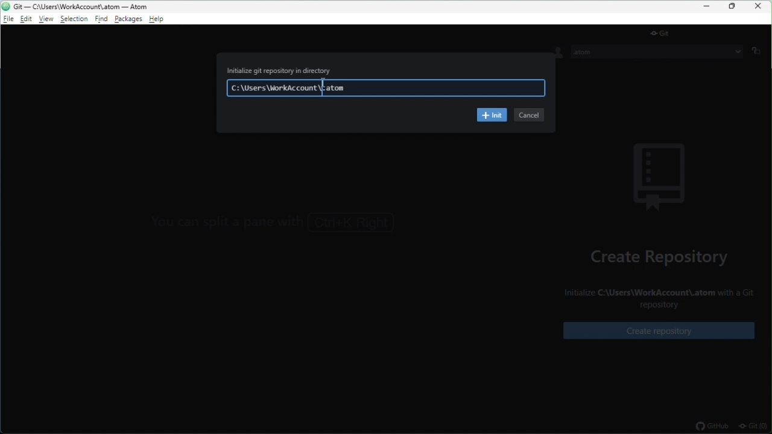  What do you see at coordinates (663, 176) in the screenshot?
I see `background image` at bounding box center [663, 176].